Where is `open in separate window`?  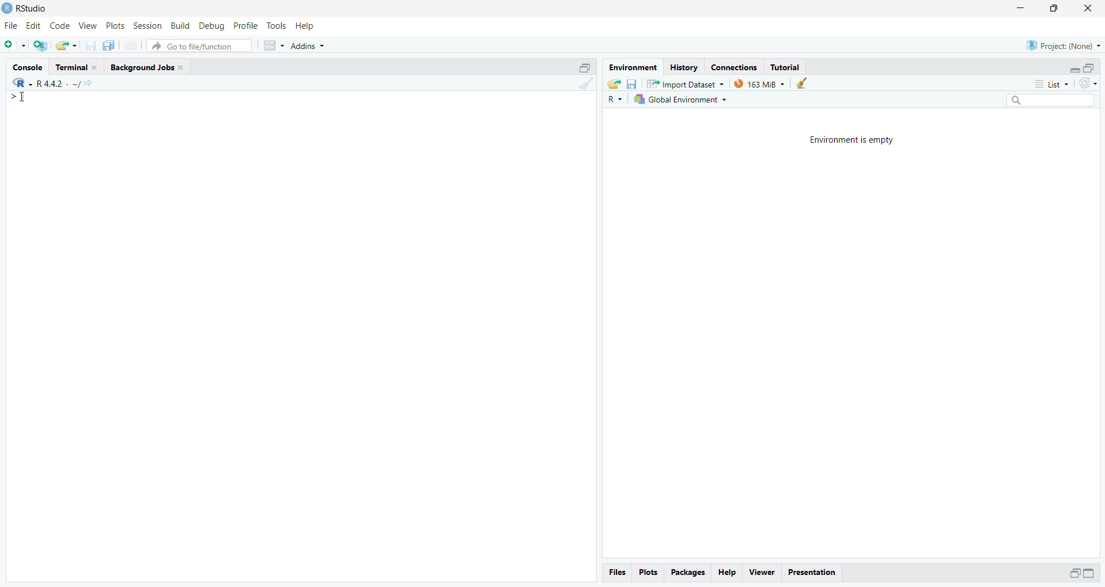 open in separate window is located at coordinates (586, 68).